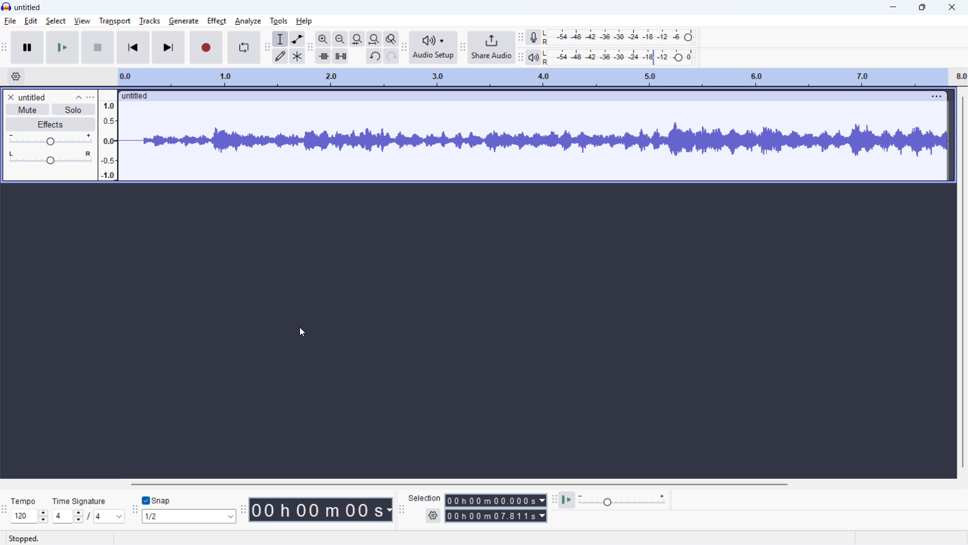  Describe the element at coordinates (357, 39) in the screenshot. I see `fit selection to width` at that location.